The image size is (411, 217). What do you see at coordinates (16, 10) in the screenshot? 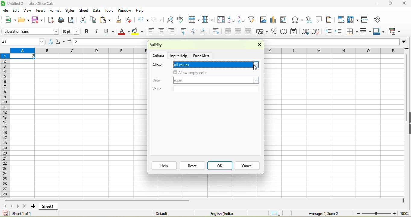
I see `edit` at bounding box center [16, 10].